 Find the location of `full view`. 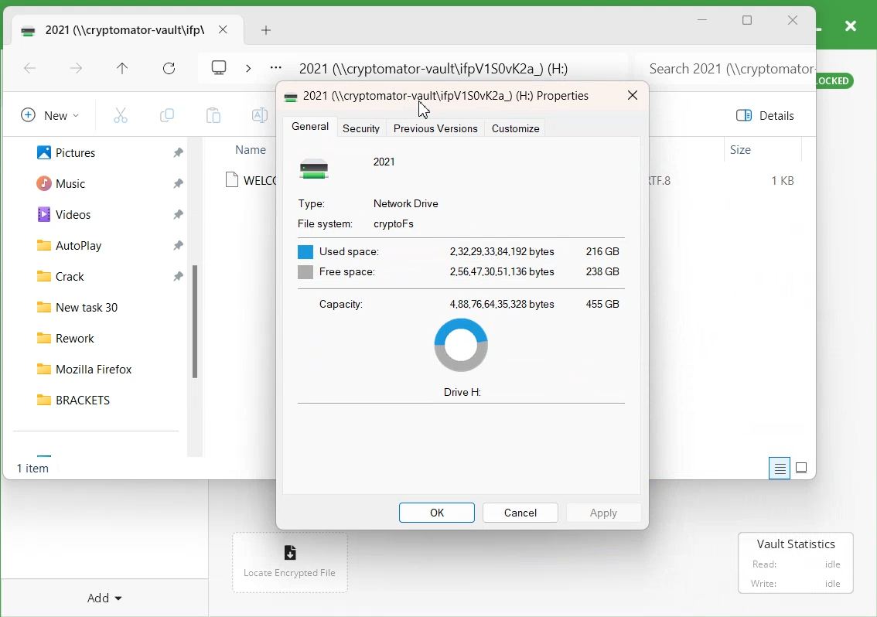

full view is located at coordinates (802, 467).